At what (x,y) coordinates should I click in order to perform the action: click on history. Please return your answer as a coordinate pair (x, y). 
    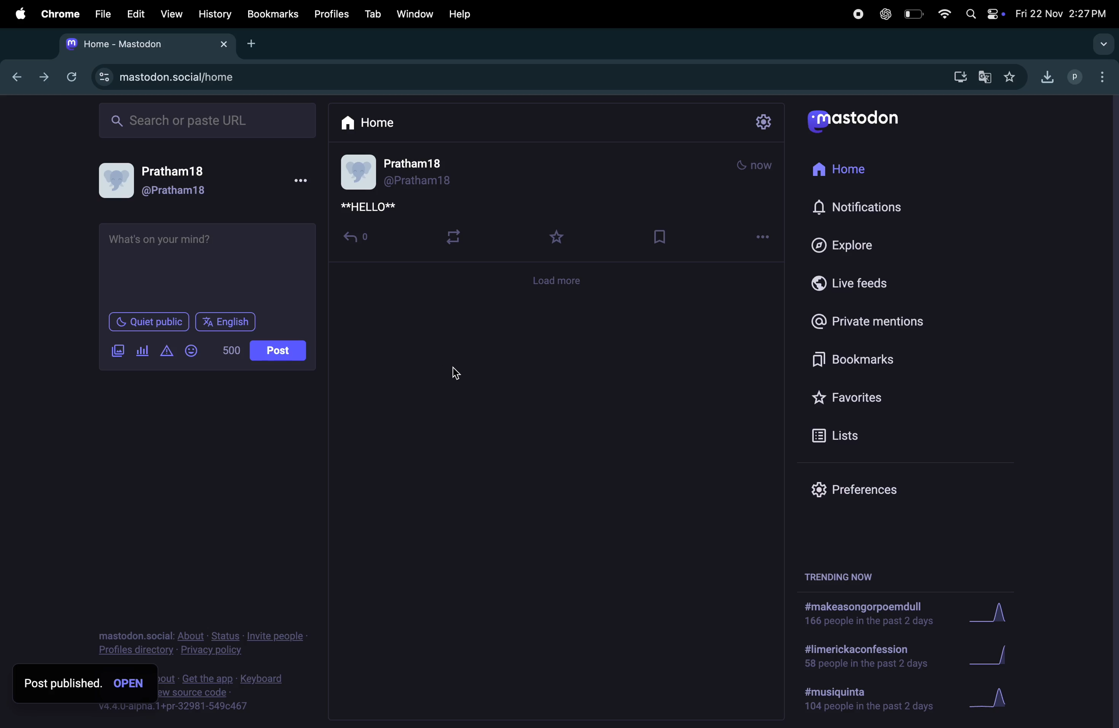
    Looking at the image, I should click on (213, 13).